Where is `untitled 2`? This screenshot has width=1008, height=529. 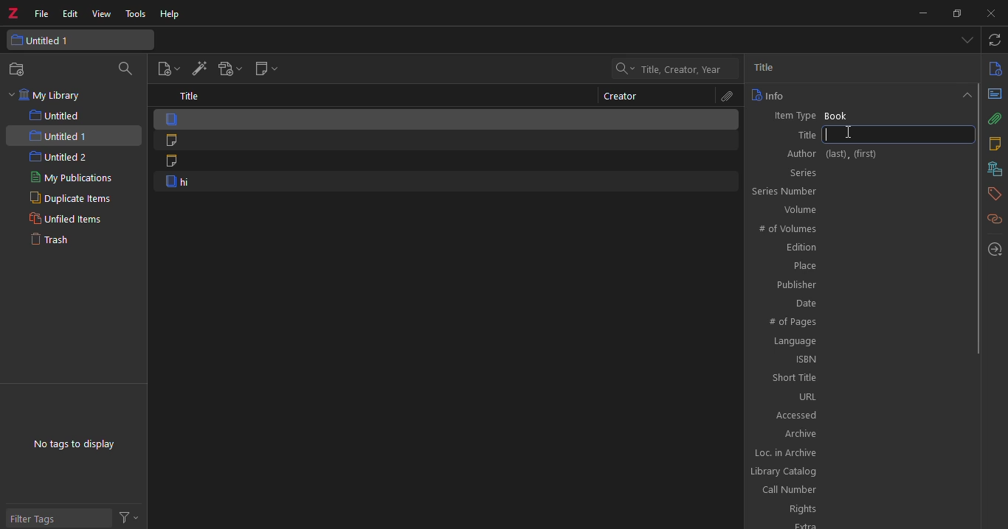 untitled 2 is located at coordinates (58, 158).